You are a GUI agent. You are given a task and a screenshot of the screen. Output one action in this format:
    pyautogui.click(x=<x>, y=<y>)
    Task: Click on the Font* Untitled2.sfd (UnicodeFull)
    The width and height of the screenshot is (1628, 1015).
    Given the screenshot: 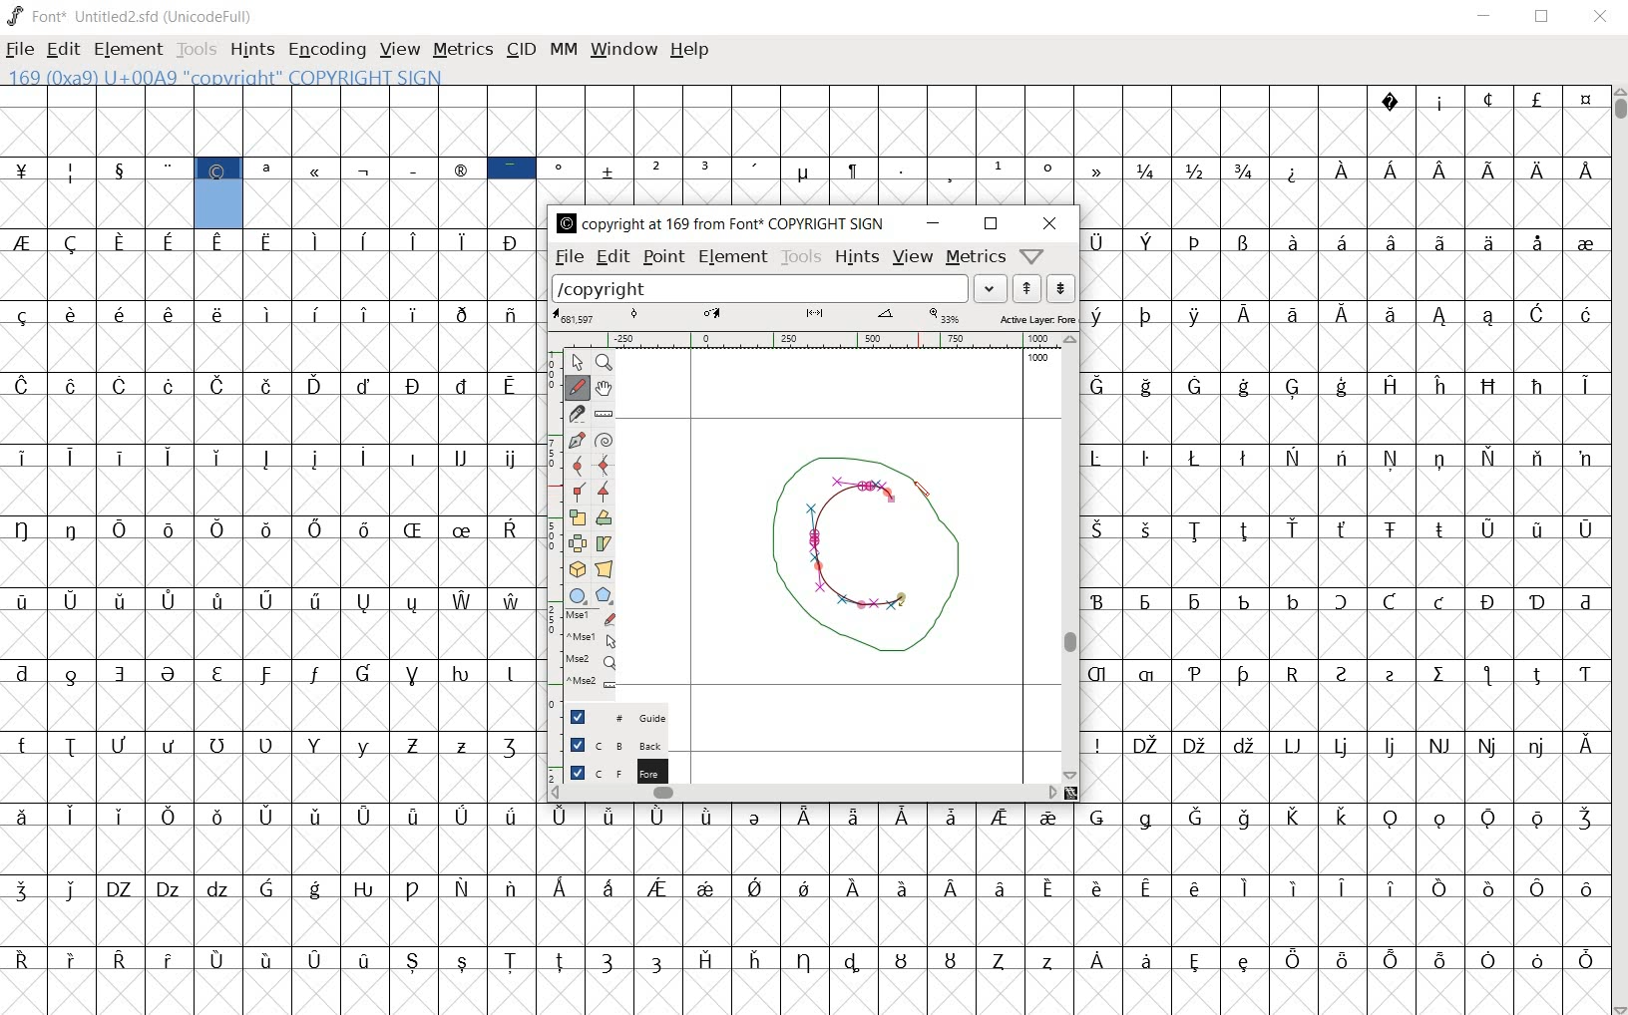 What is the action you would take?
    pyautogui.click(x=132, y=17)
    